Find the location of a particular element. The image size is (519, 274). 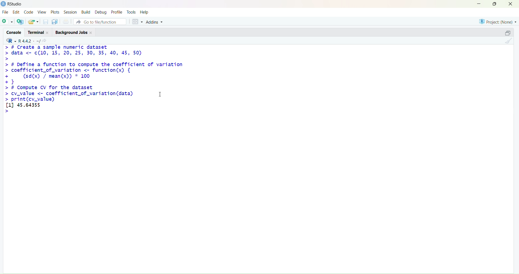

share icon is located at coordinates (45, 41).